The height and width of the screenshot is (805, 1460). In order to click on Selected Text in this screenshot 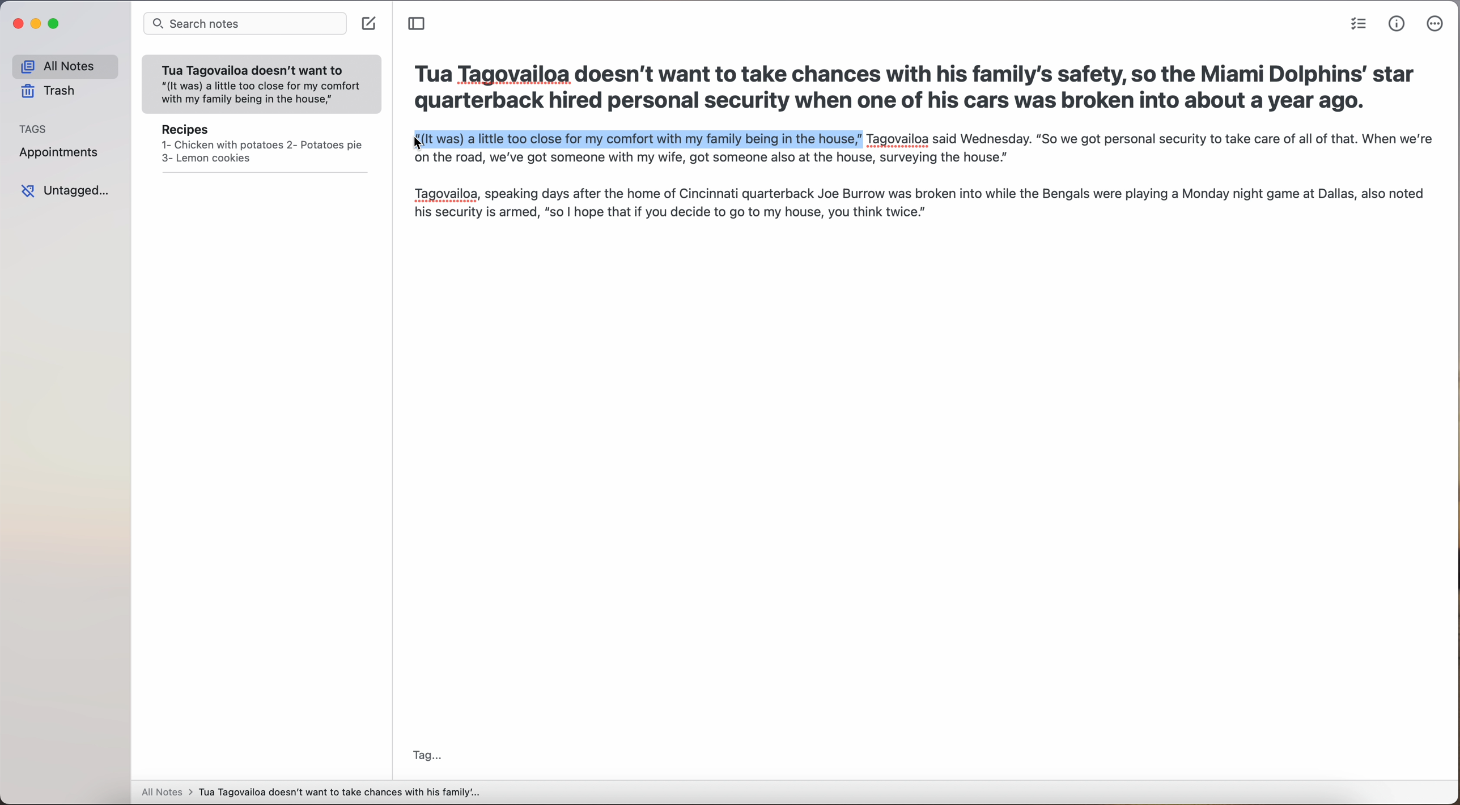, I will do `click(636, 140)`.